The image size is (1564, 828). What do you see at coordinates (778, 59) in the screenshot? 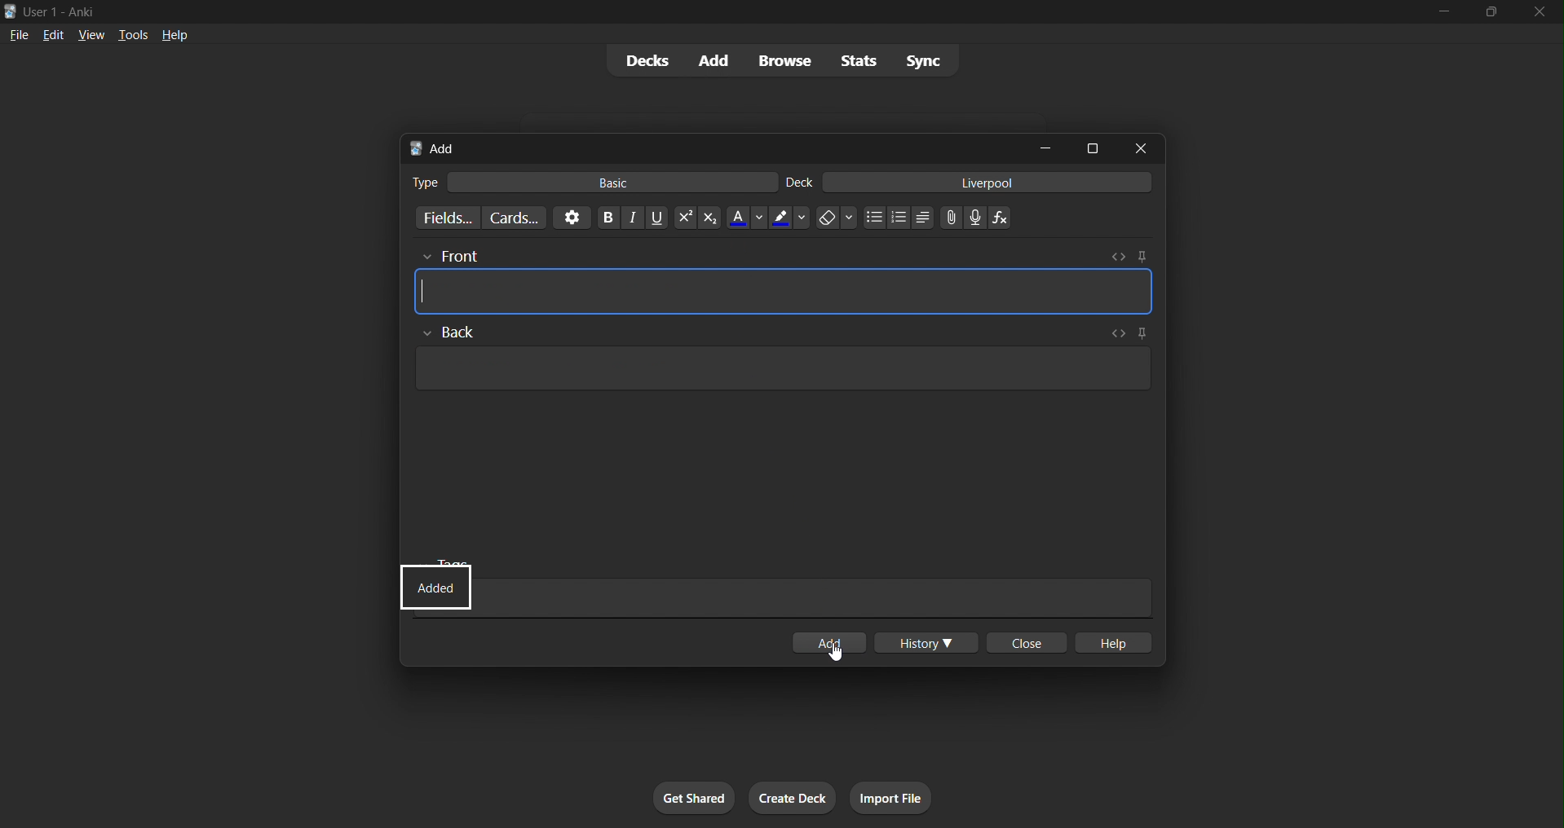
I see `browse` at bounding box center [778, 59].